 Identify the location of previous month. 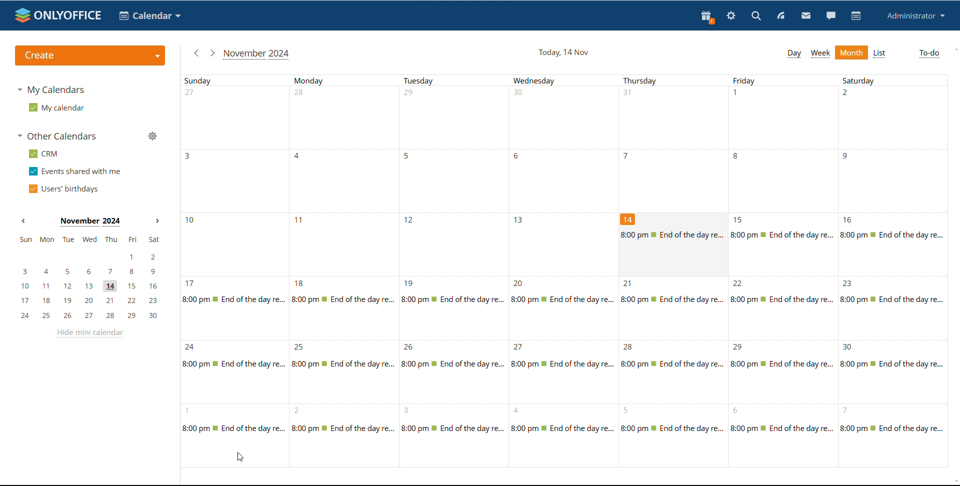
(23, 220).